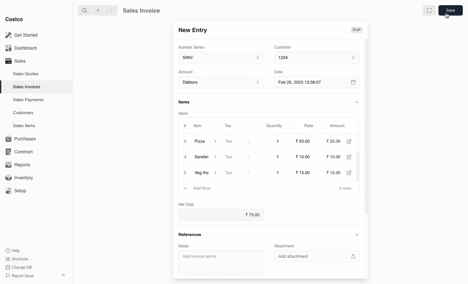 The image size is (468, 284). Describe the element at coordinates (352, 172) in the screenshot. I see `Edit` at that location.